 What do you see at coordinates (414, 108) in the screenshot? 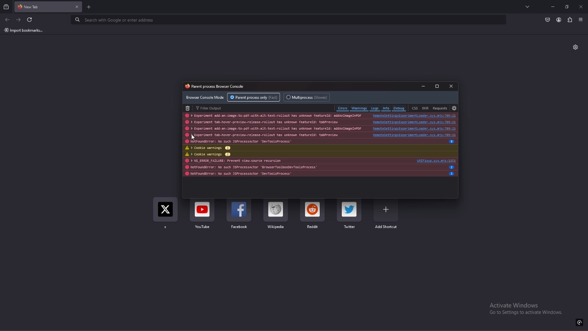
I see `css` at bounding box center [414, 108].